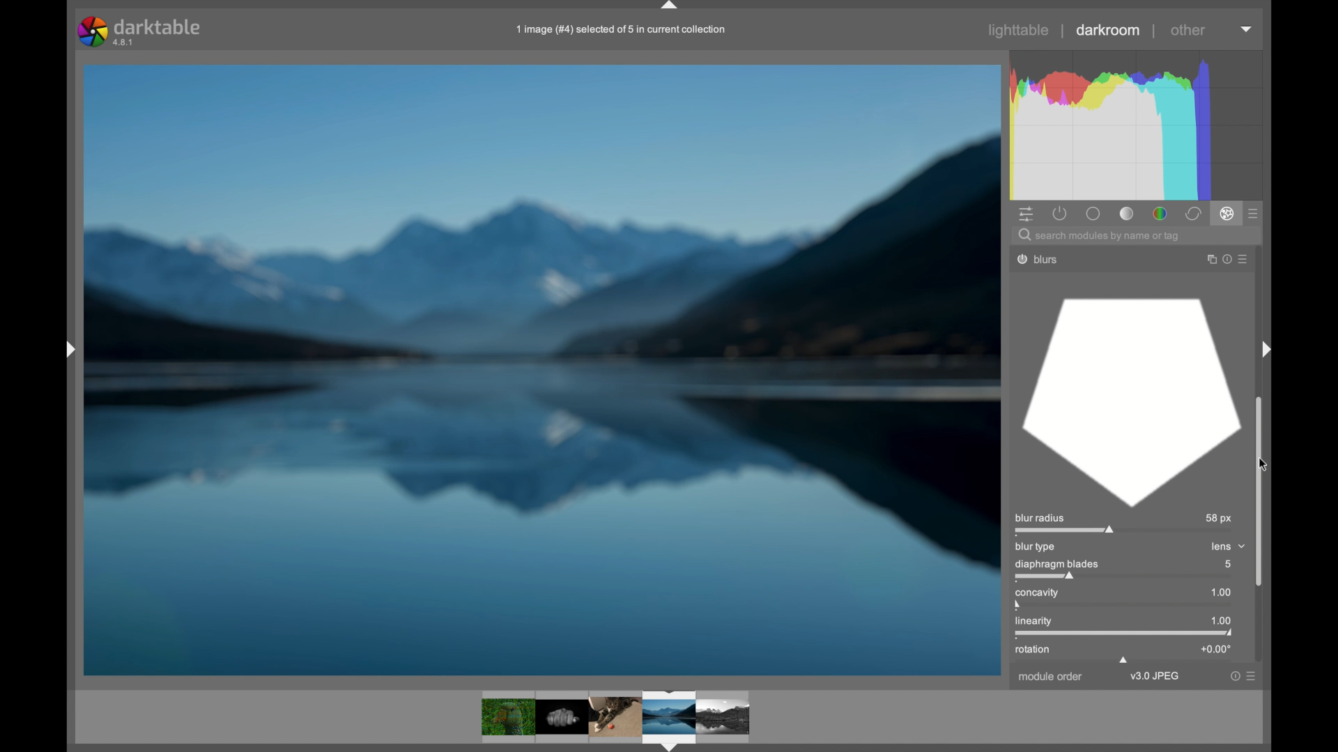 Image resolution: width=1338 pixels, height=752 pixels. Describe the element at coordinates (1059, 213) in the screenshot. I see `show active modules only` at that location.